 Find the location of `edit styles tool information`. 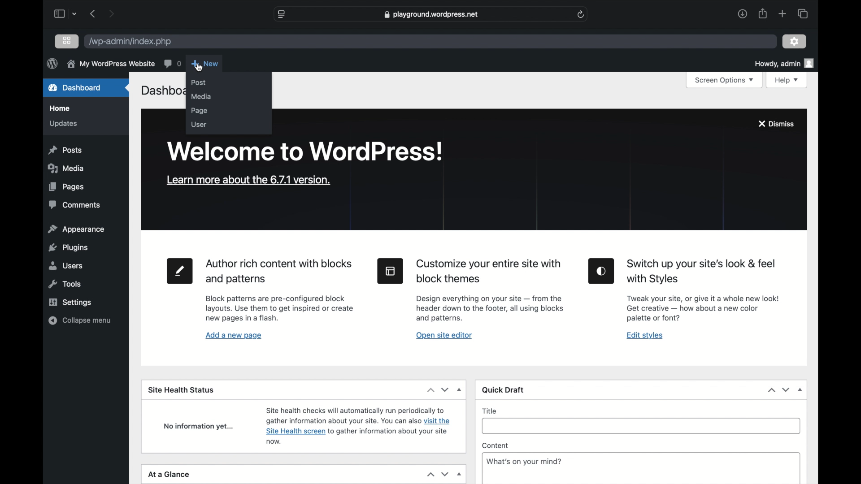

edit styles tool information is located at coordinates (703, 308).